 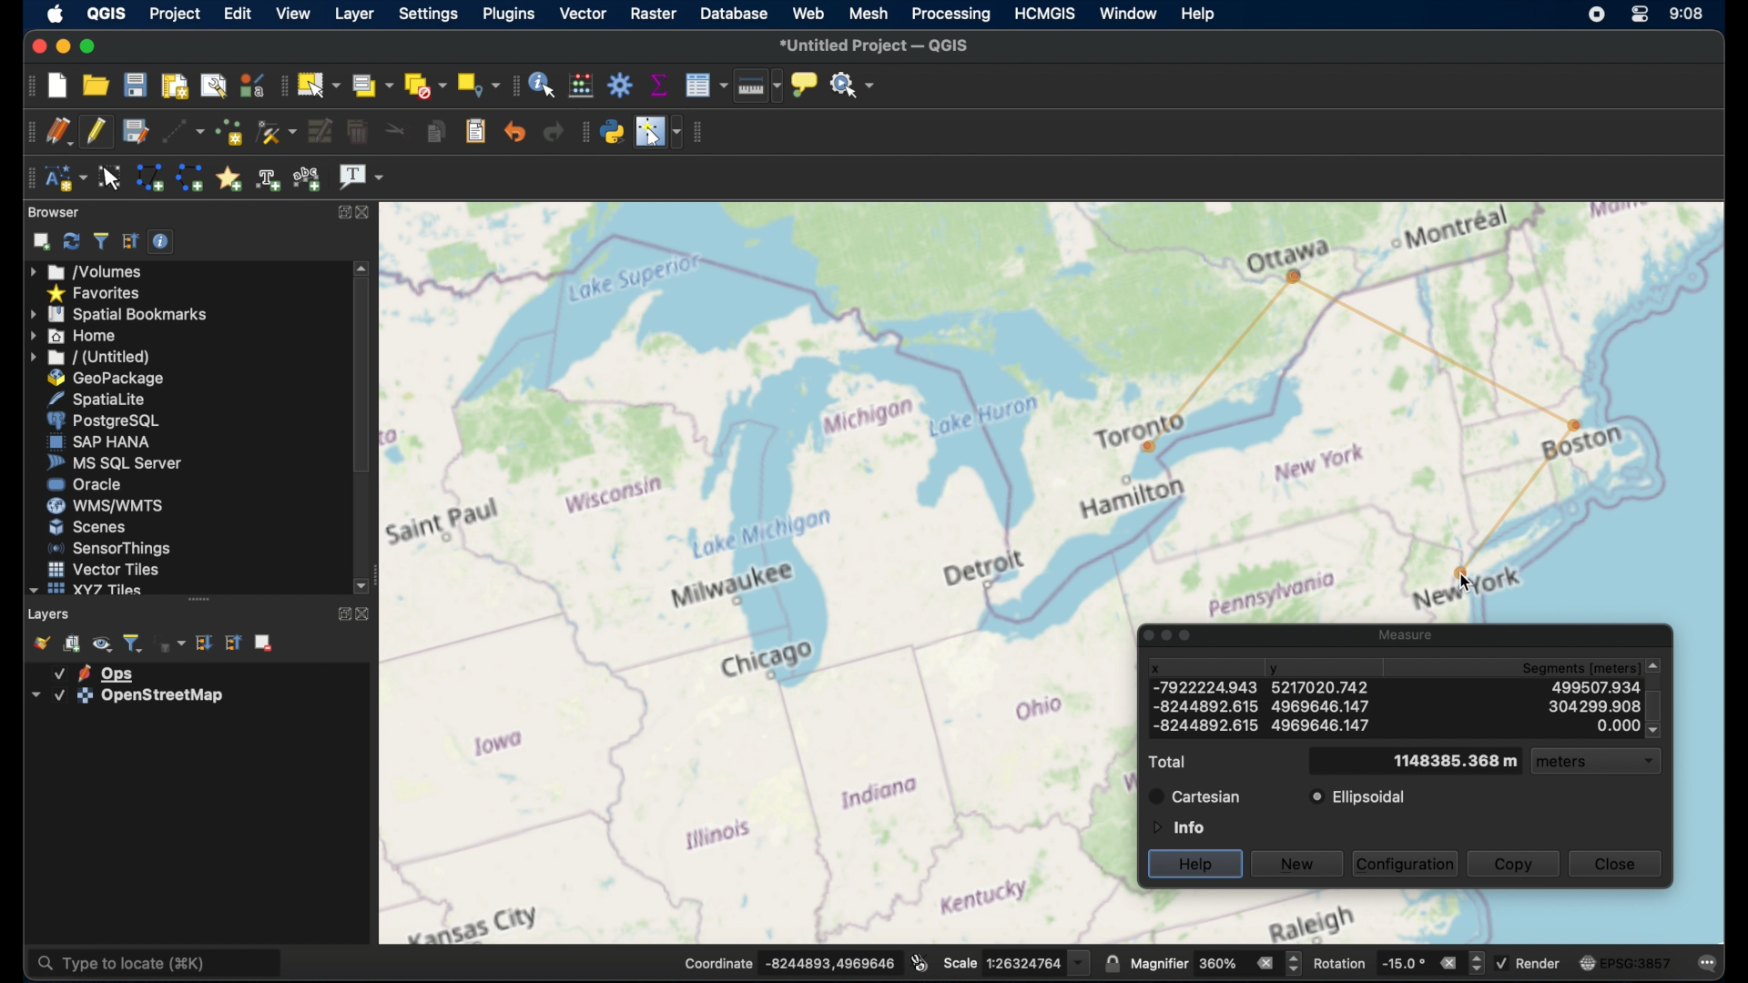 I want to click on text annotation along line, so click(x=310, y=177).